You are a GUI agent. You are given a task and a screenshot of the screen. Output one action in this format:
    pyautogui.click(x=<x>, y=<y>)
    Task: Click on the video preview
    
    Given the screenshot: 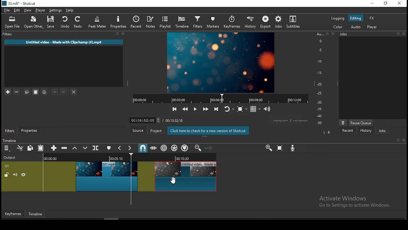 What is the action you would take?
    pyautogui.click(x=222, y=63)
    